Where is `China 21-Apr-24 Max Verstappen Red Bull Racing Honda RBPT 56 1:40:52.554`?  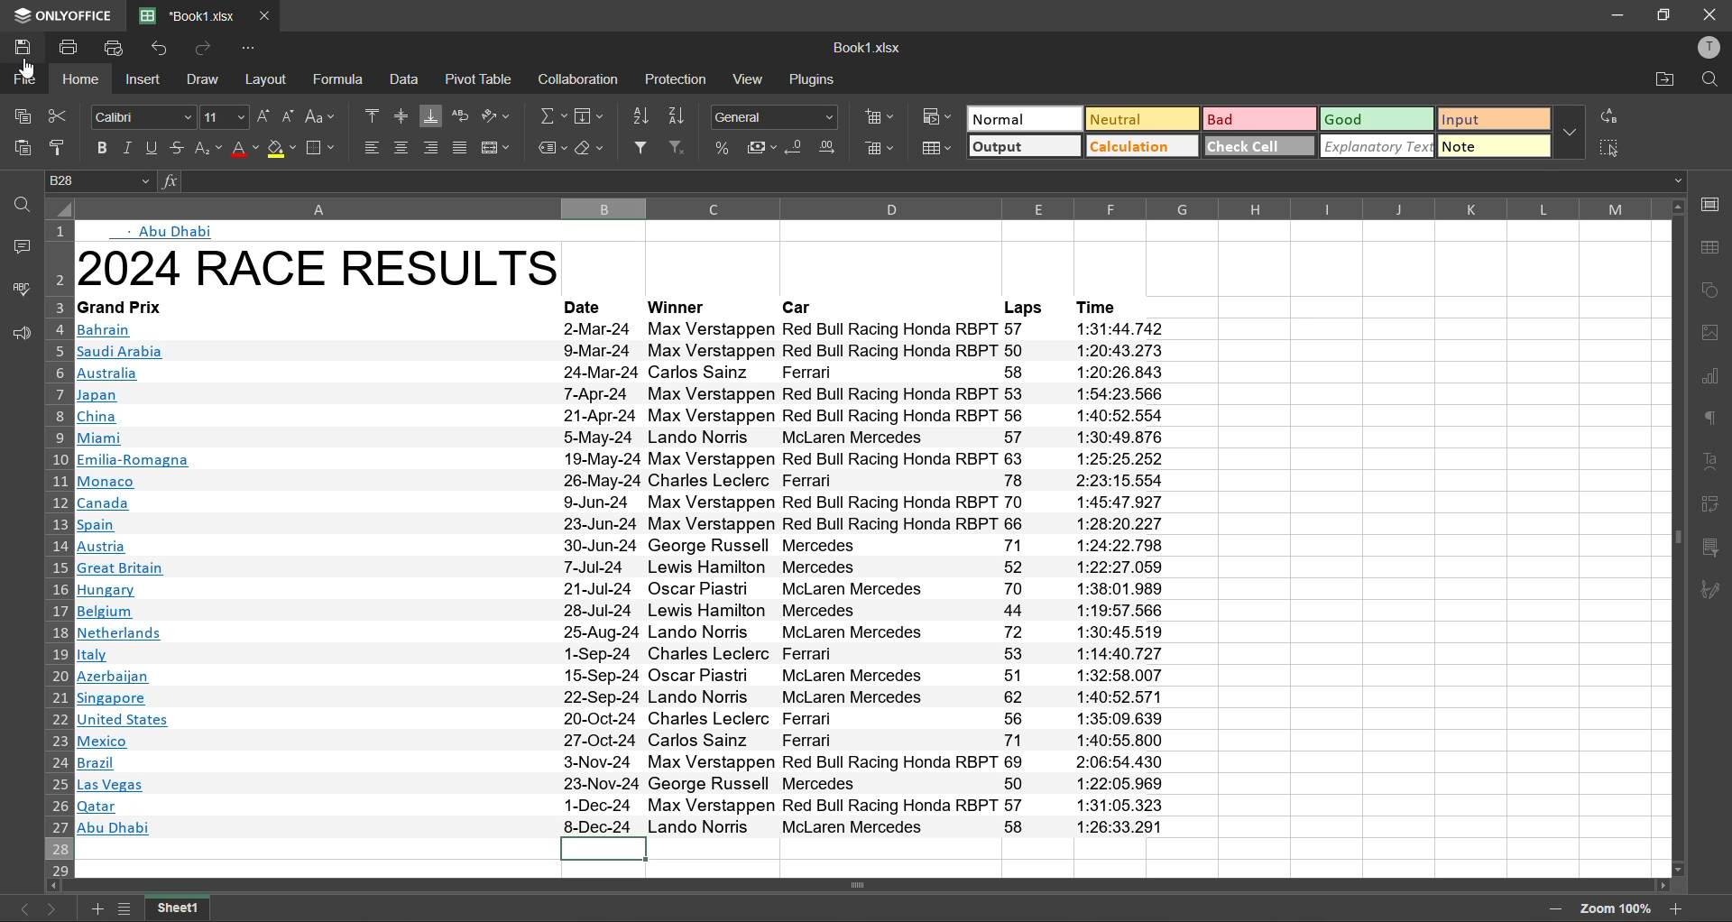
China 21-Apr-24 Max Verstappen Red Bull Racing Honda RBPT 56 1:40:52.554 is located at coordinates (630, 417).